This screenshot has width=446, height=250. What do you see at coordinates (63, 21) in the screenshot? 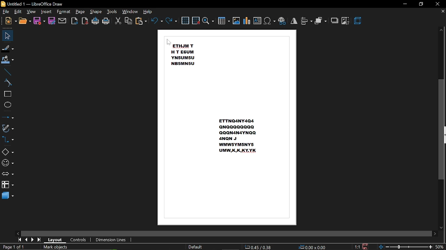
I see `attach` at bounding box center [63, 21].